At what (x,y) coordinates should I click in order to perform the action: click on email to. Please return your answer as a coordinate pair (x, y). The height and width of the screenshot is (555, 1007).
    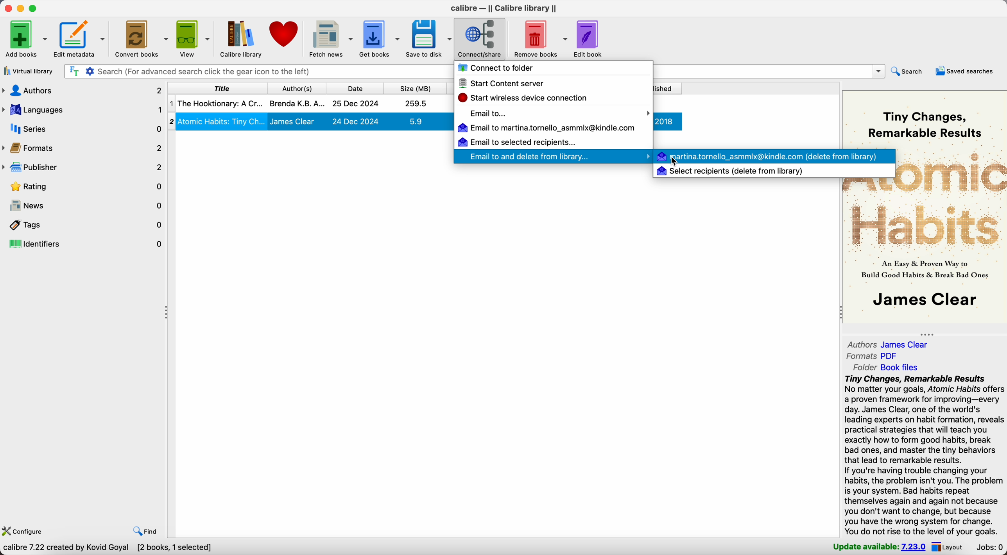
    Looking at the image, I should click on (559, 113).